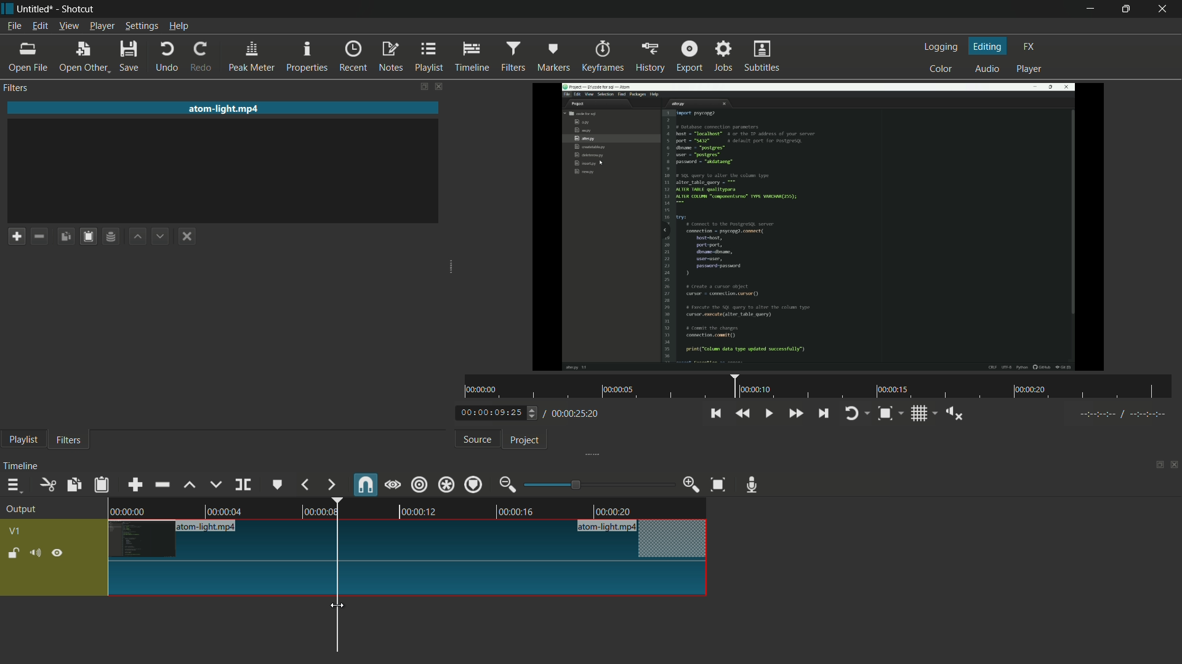 This screenshot has height=664, width=1182. What do you see at coordinates (103, 484) in the screenshot?
I see `paste filters` at bounding box center [103, 484].